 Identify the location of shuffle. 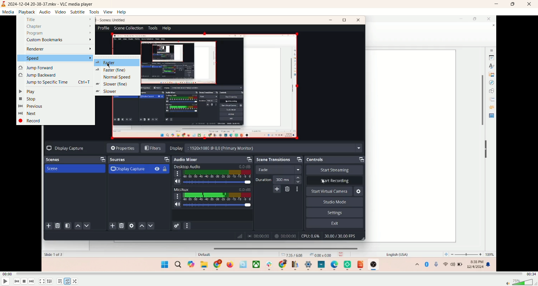
(78, 281).